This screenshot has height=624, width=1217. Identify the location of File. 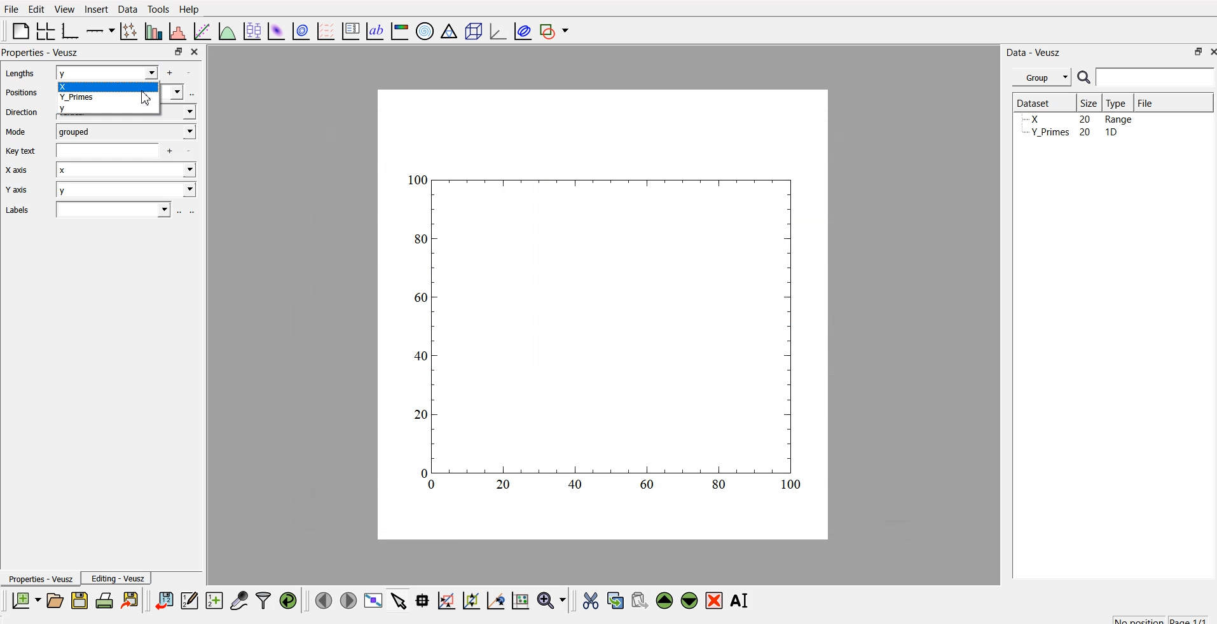
(1145, 101).